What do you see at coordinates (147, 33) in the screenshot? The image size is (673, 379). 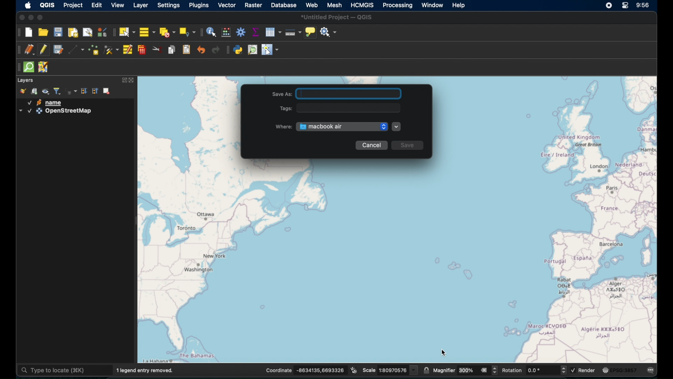 I see `select all features` at bounding box center [147, 33].